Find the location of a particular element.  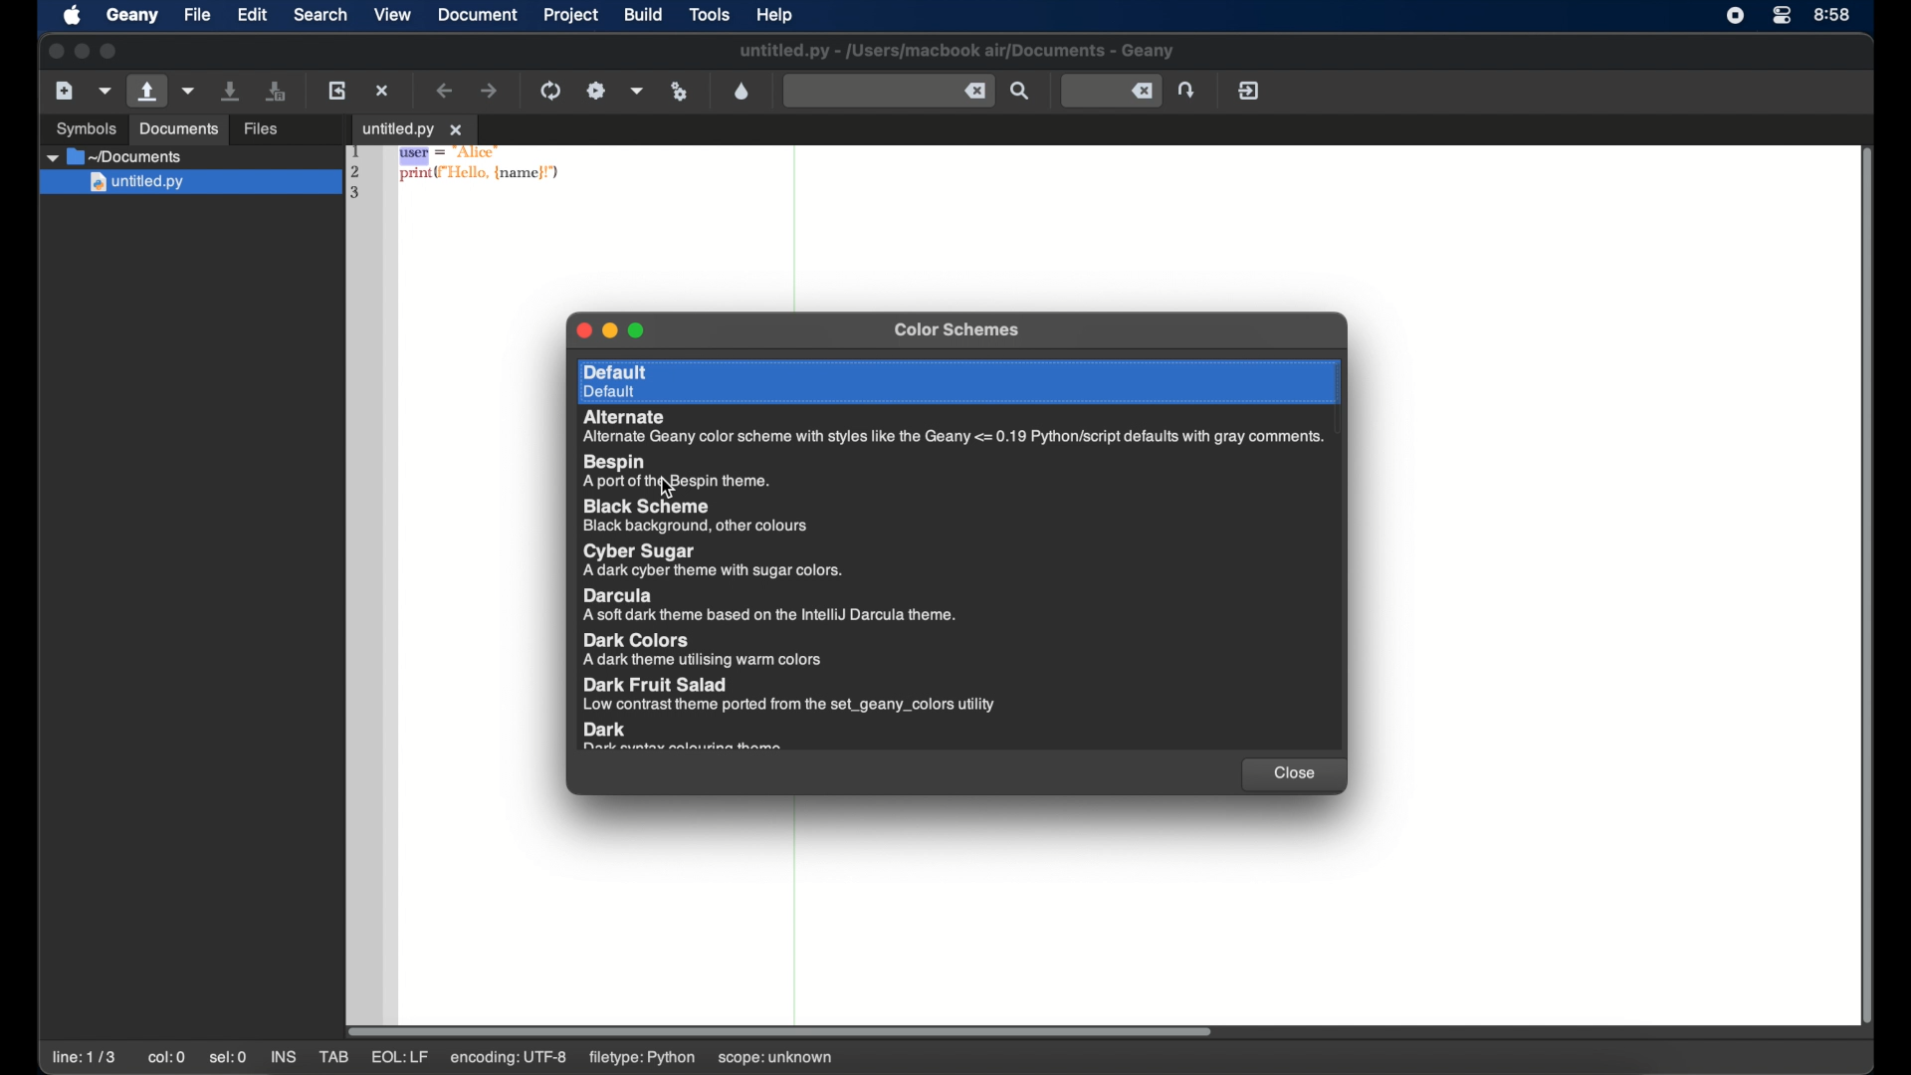

navigate back a location is located at coordinates (447, 90).